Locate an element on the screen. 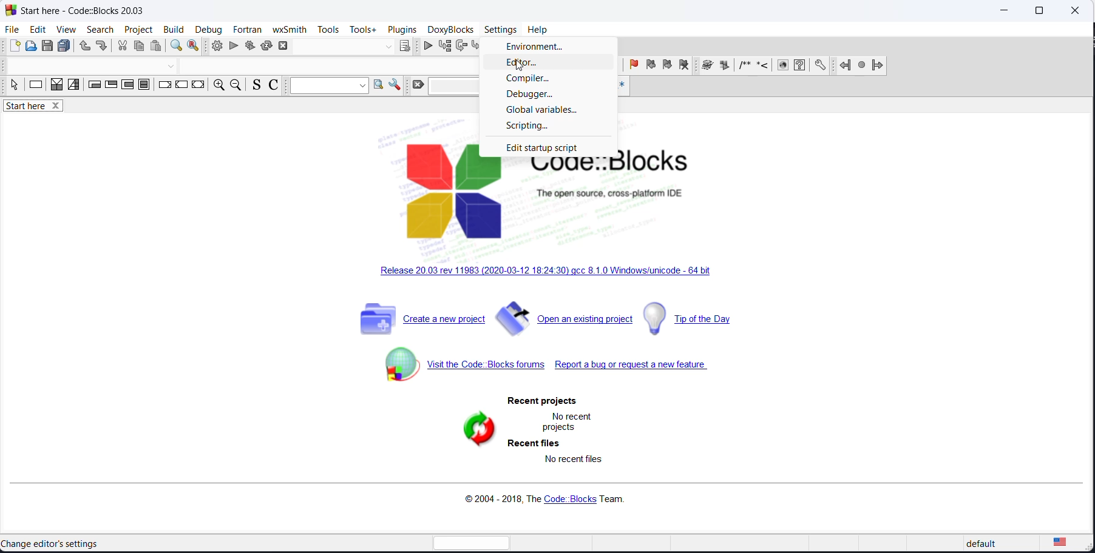 This screenshot has width=1095, height=553. next line is located at coordinates (463, 46).